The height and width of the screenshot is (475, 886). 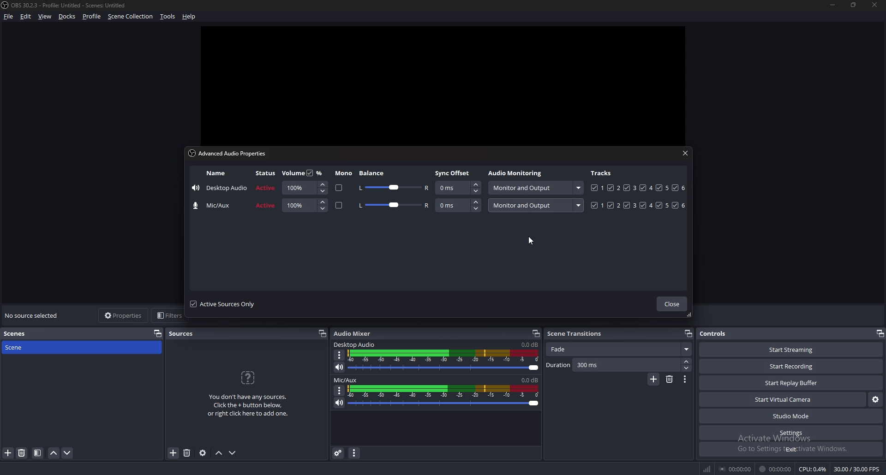 What do you see at coordinates (187, 452) in the screenshot?
I see `remove source` at bounding box center [187, 452].